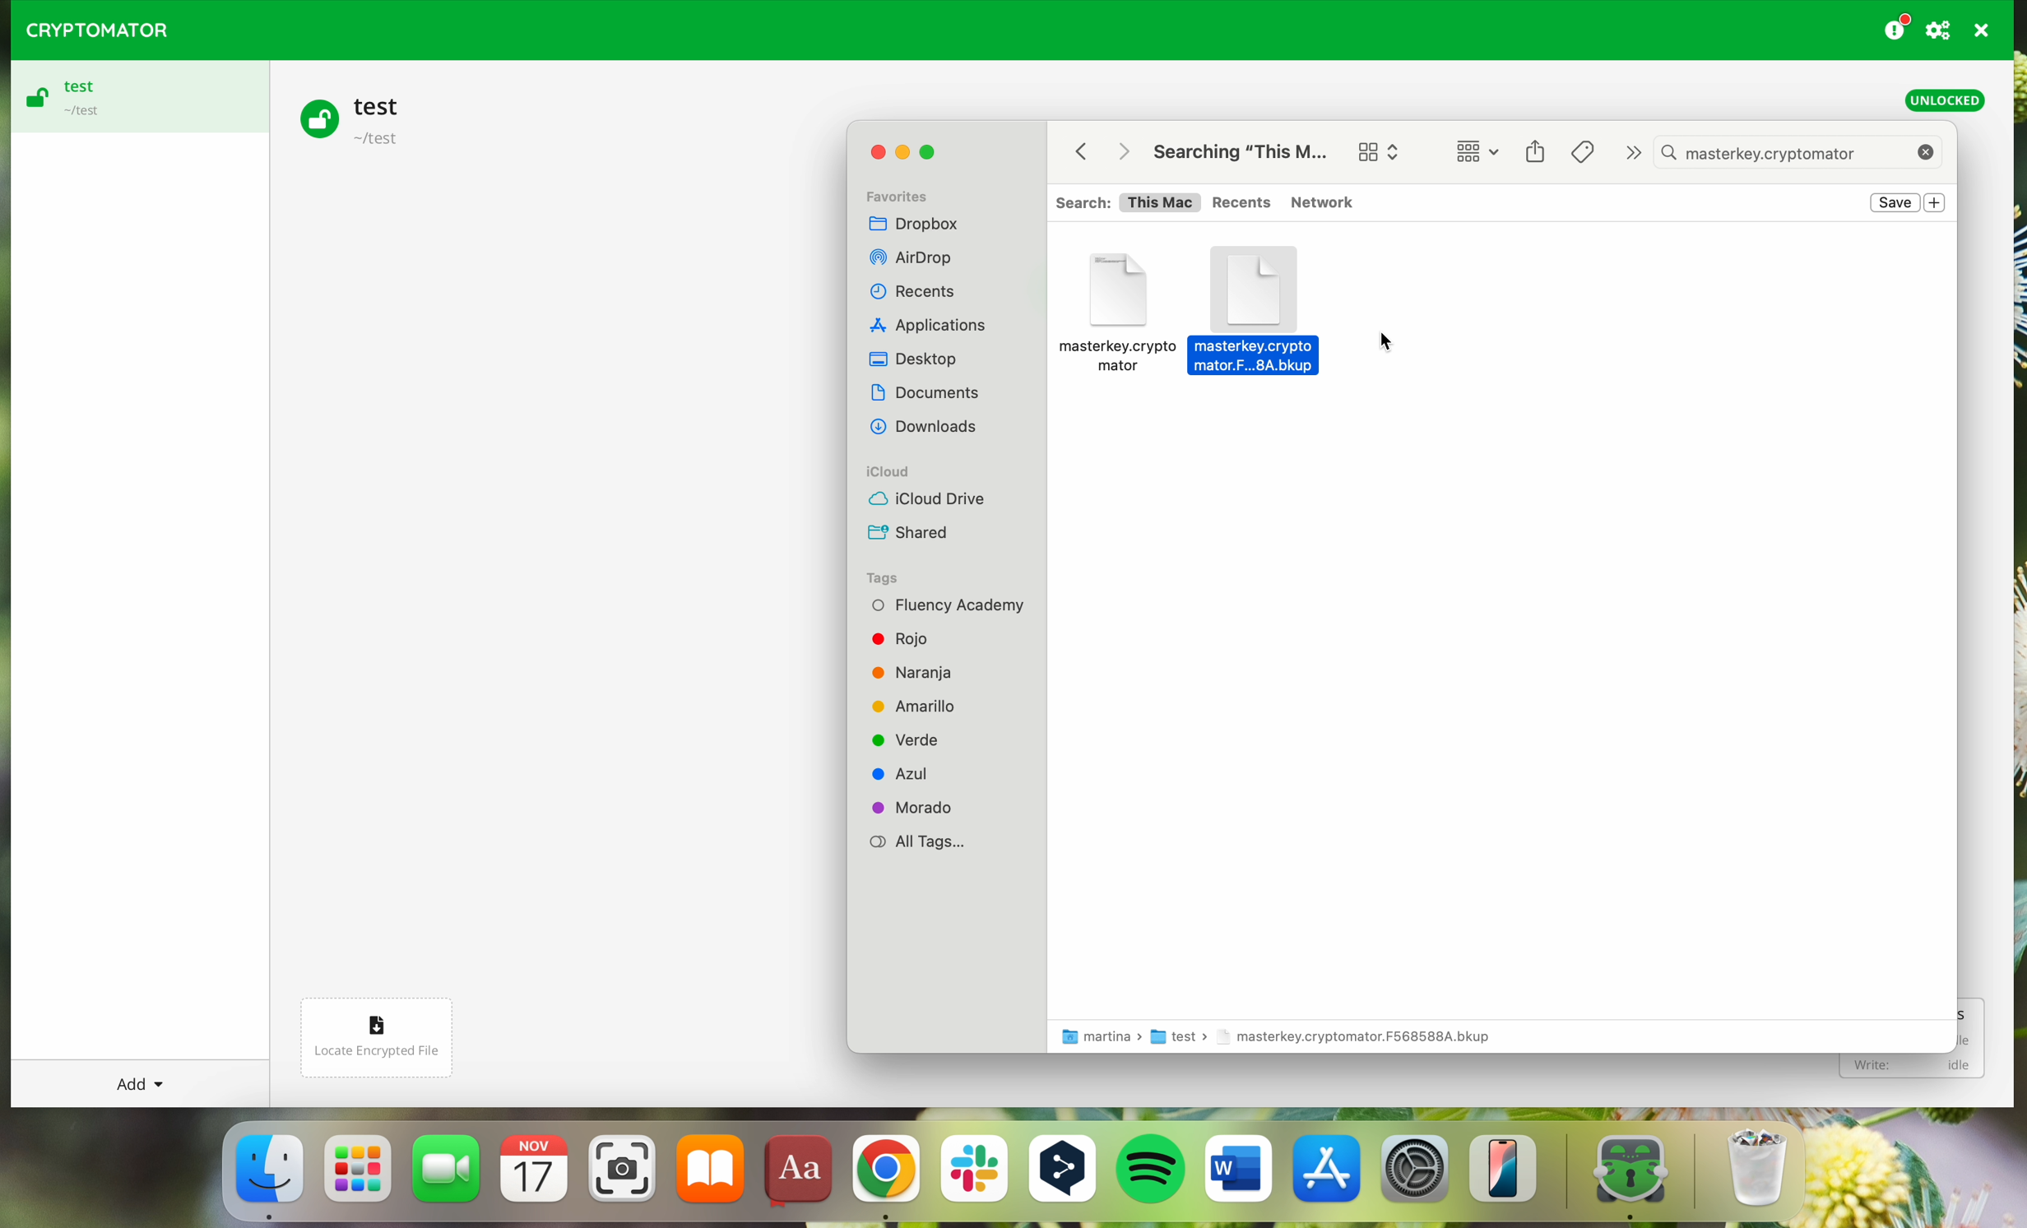  I want to click on iCloud Drive, so click(926, 500).